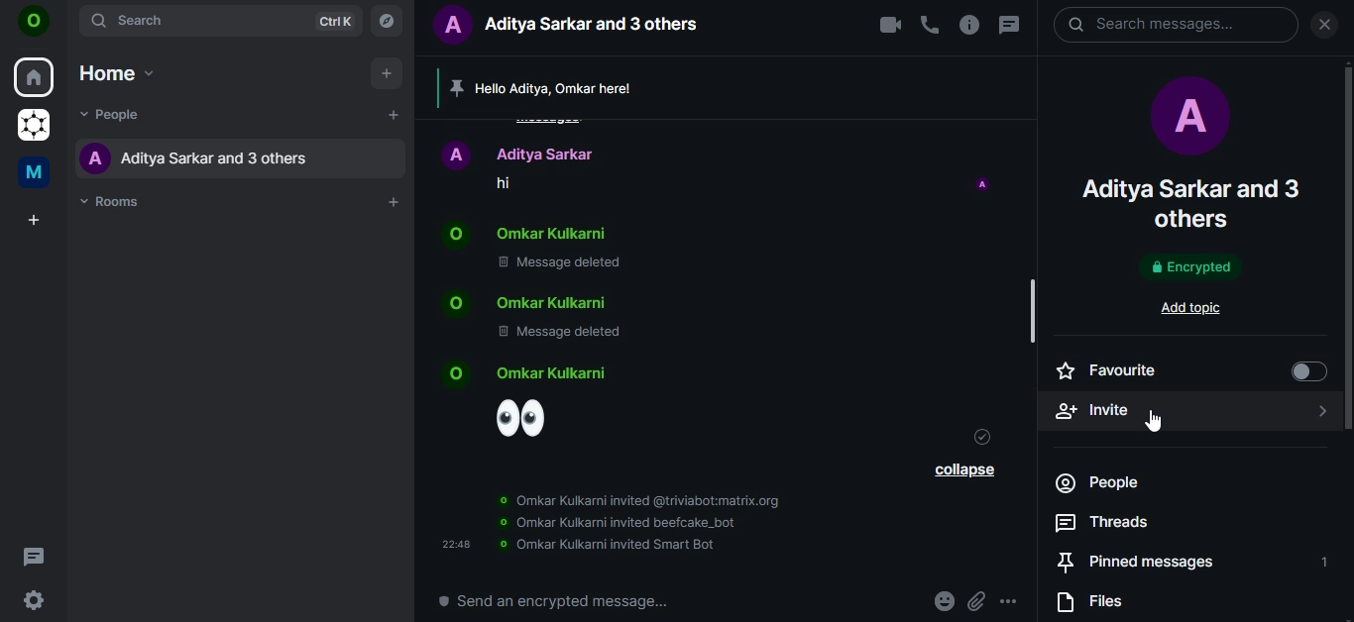 This screenshot has width=1354, height=622. What do you see at coordinates (1187, 408) in the screenshot?
I see `invite` at bounding box center [1187, 408].